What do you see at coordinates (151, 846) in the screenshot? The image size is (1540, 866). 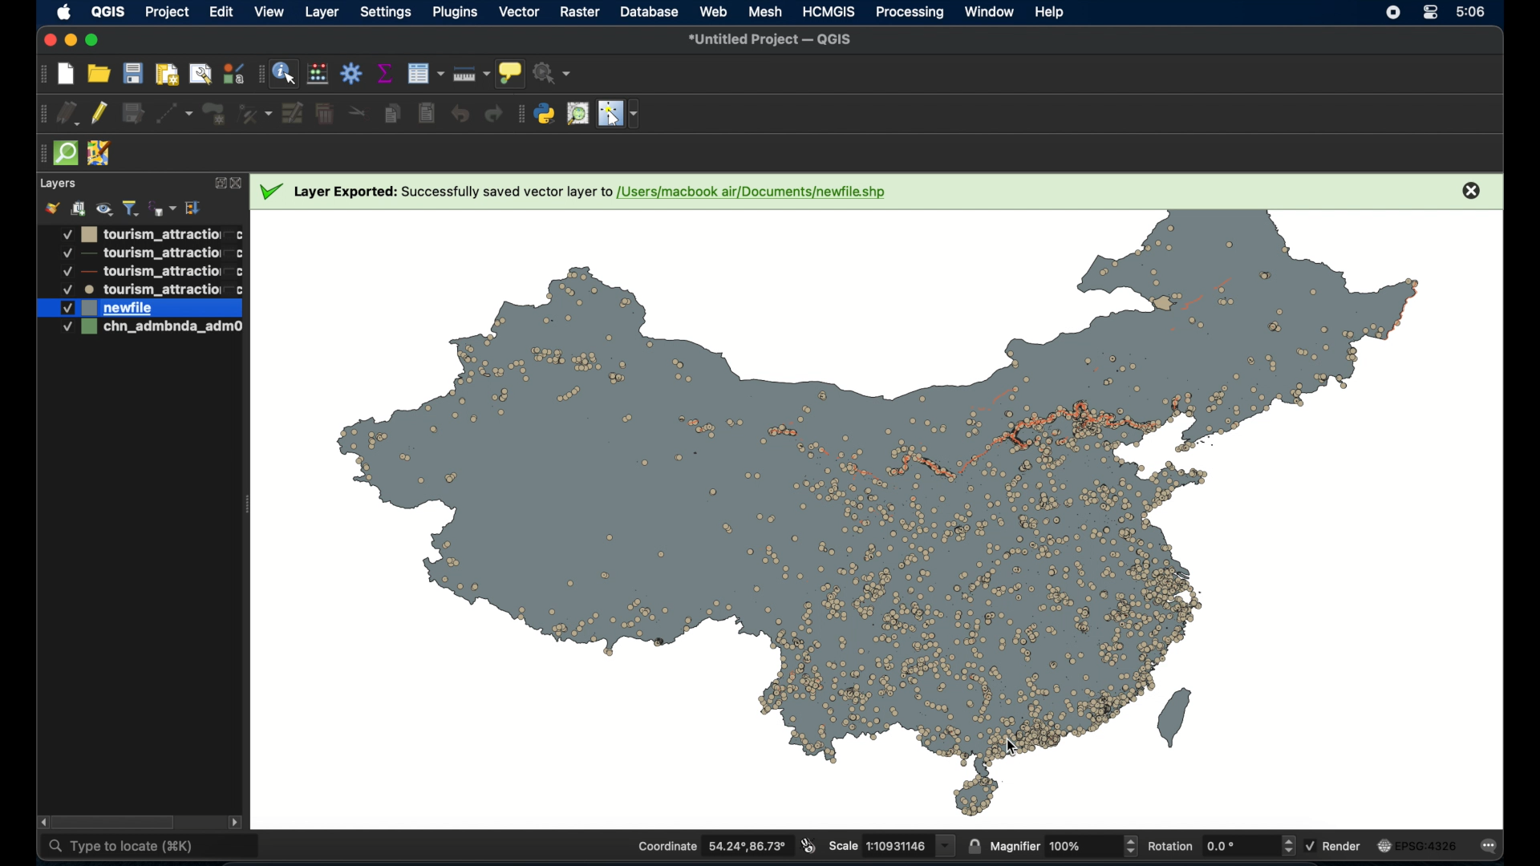 I see `type to locate` at bounding box center [151, 846].